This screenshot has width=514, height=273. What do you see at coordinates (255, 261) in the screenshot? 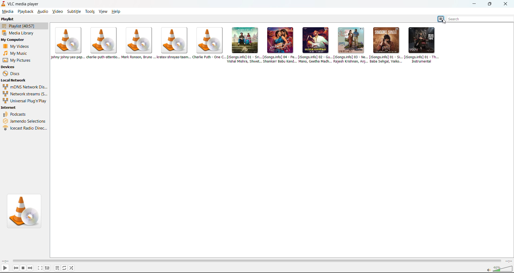
I see `track slider` at bounding box center [255, 261].